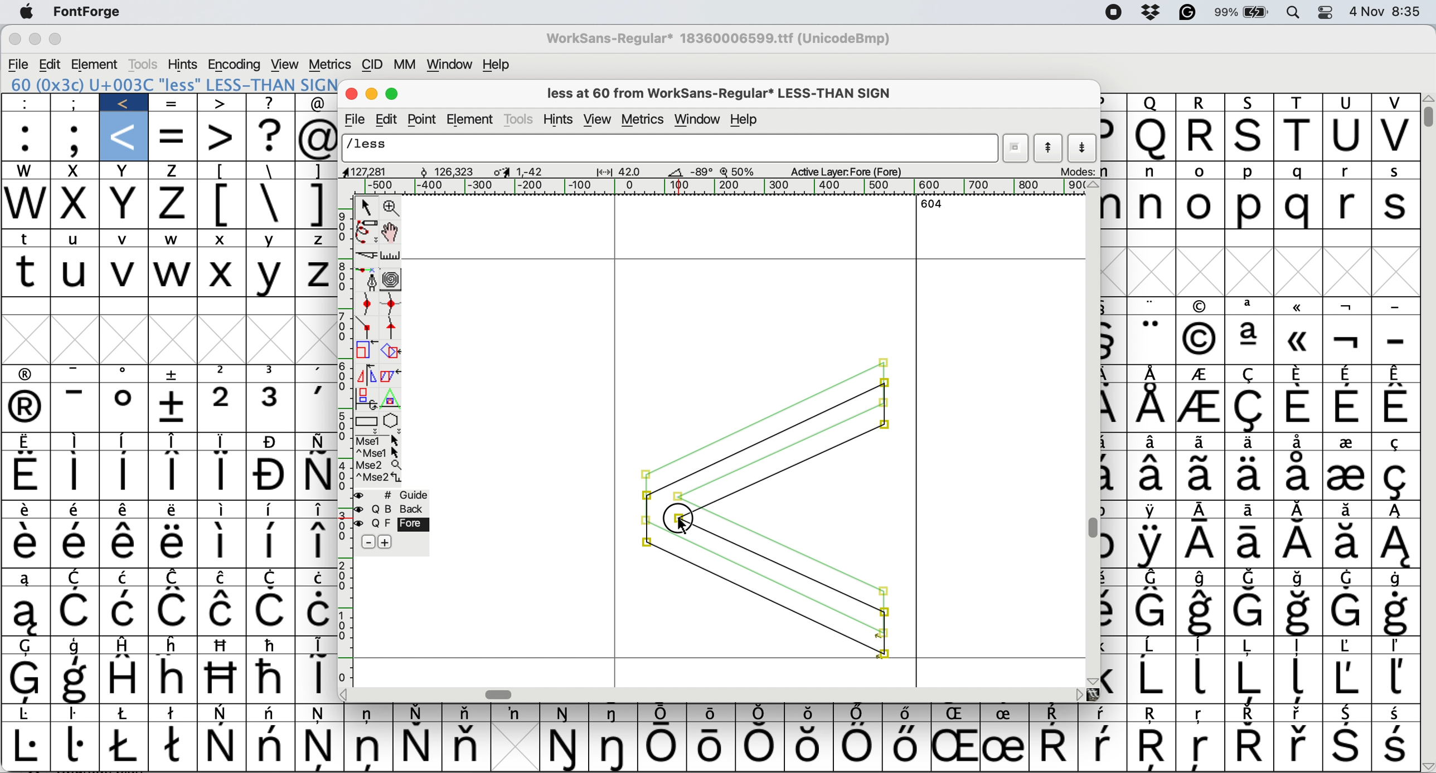 The width and height of the screenshot is (1436, 773). I want to click on Symbol, so click(1249, 645).